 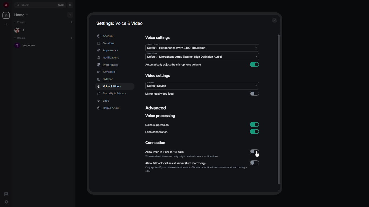 I want to click on add, so click(x=71, y=15).